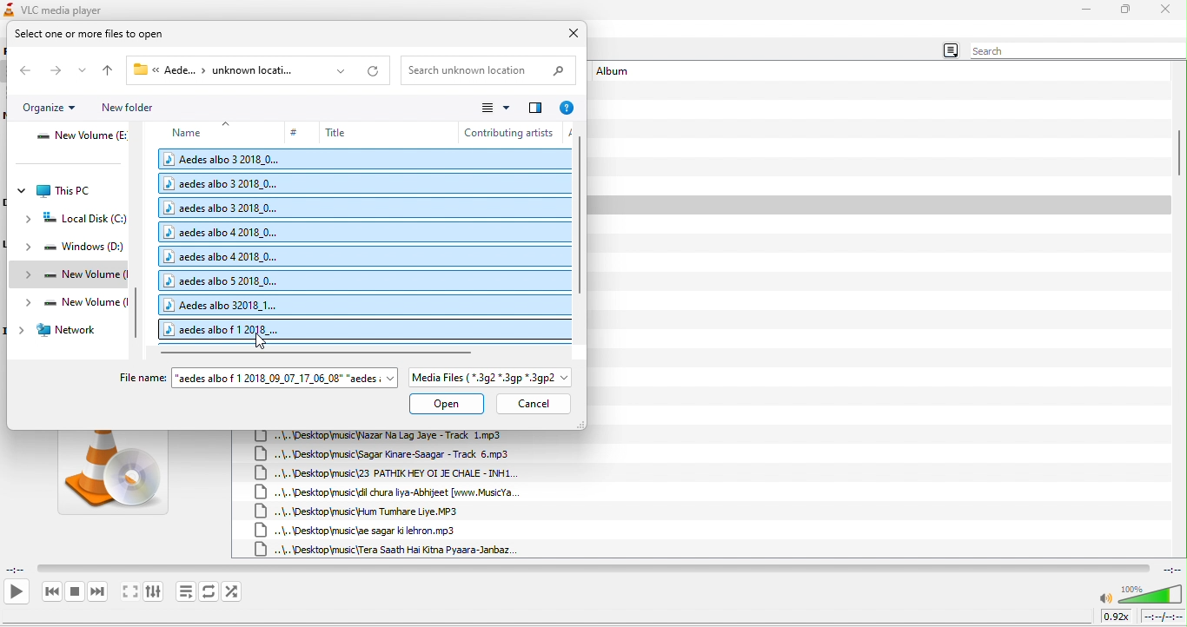 The height and width of the screenshot is (627, 1187). What do you see at coordinates (296, 133) in the screenshot?
I see `#` at bounding box center [296, 133].